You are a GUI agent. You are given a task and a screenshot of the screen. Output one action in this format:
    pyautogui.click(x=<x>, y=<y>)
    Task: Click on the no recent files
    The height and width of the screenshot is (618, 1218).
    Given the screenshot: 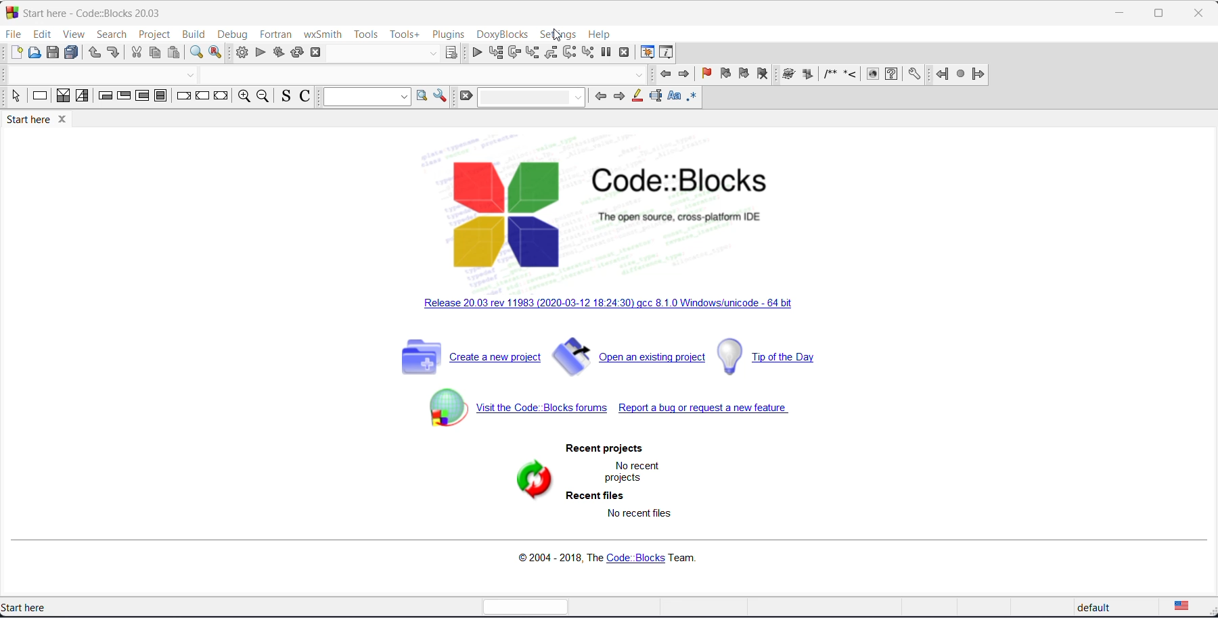 What is the action you would take?
    pyautogui.click(x=638, y=514)
    